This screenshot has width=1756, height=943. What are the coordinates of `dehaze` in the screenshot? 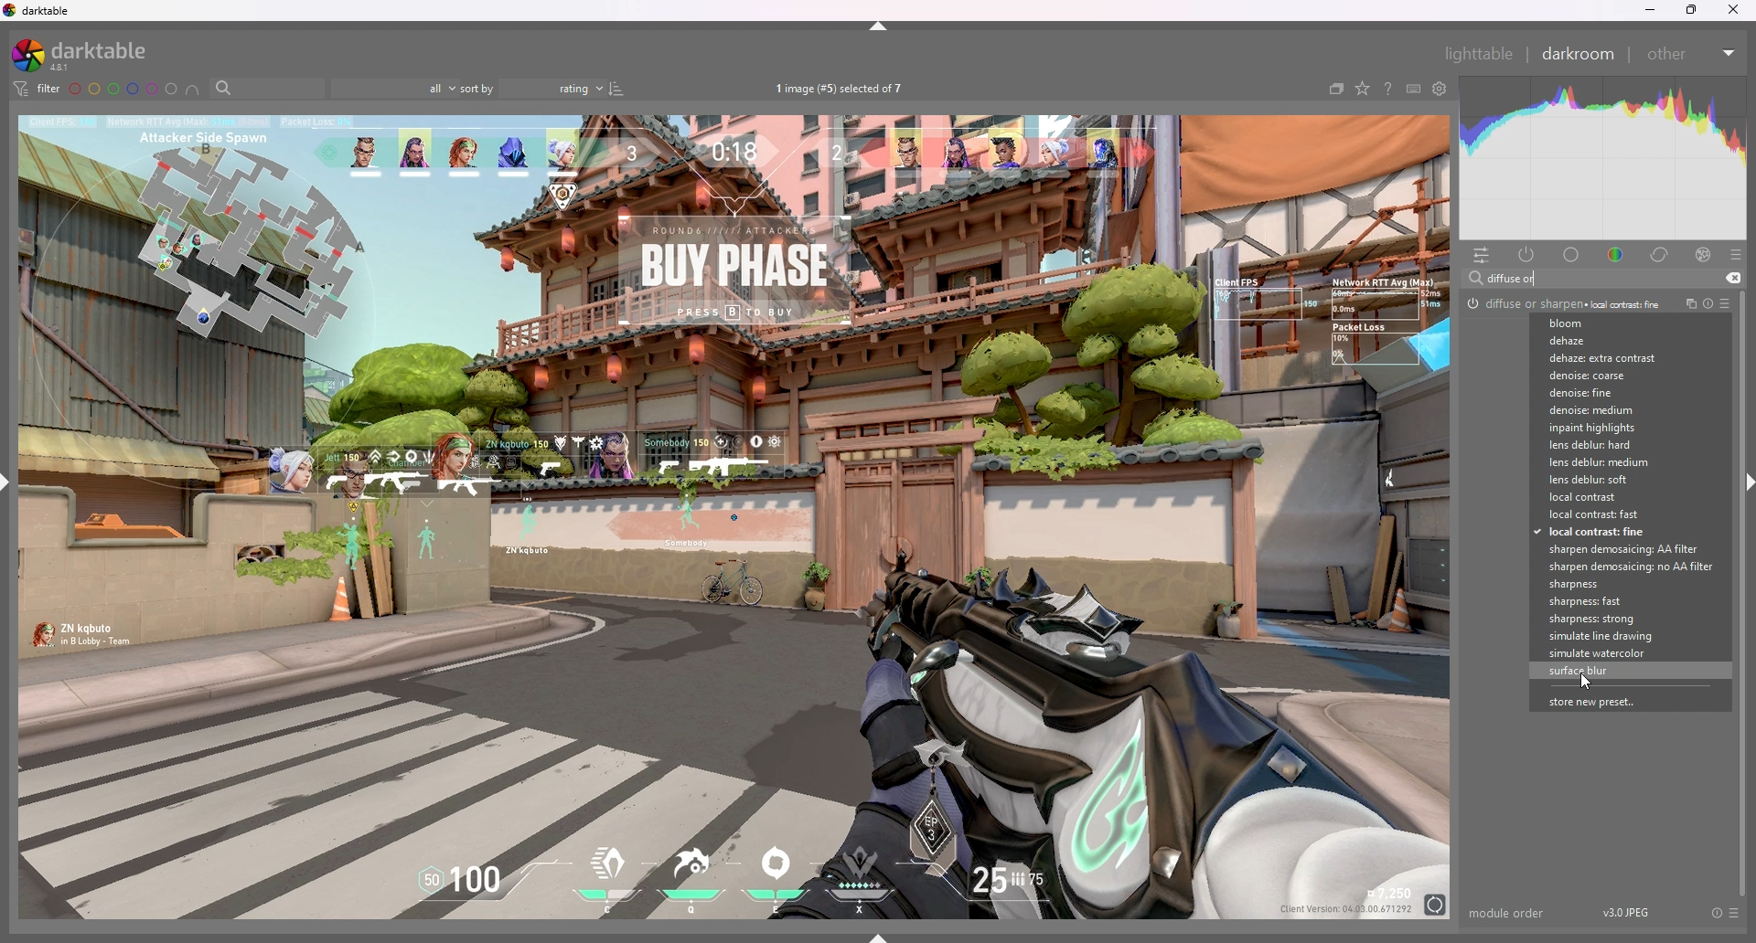 It's located at (1607, 342).